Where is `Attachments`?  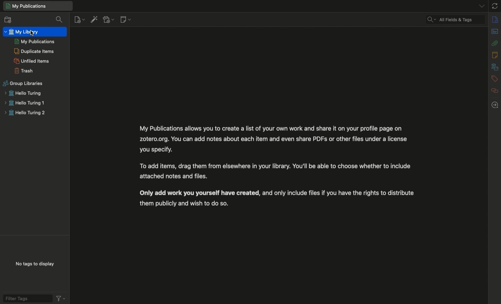 Attachments is located at coordinates (495, 43).